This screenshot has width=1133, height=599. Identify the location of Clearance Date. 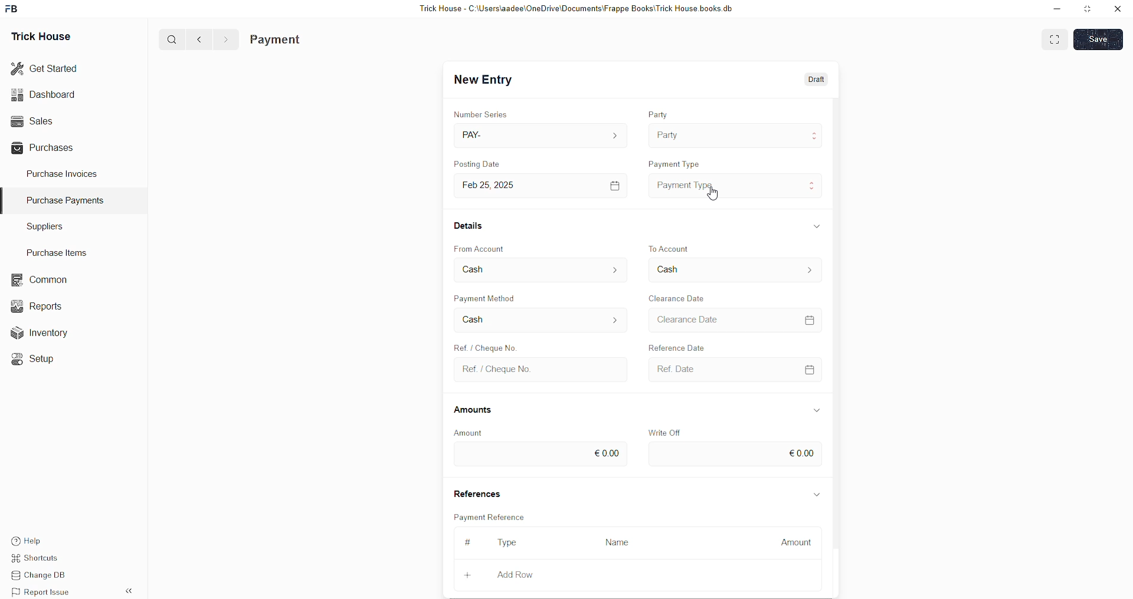
(679, 297).